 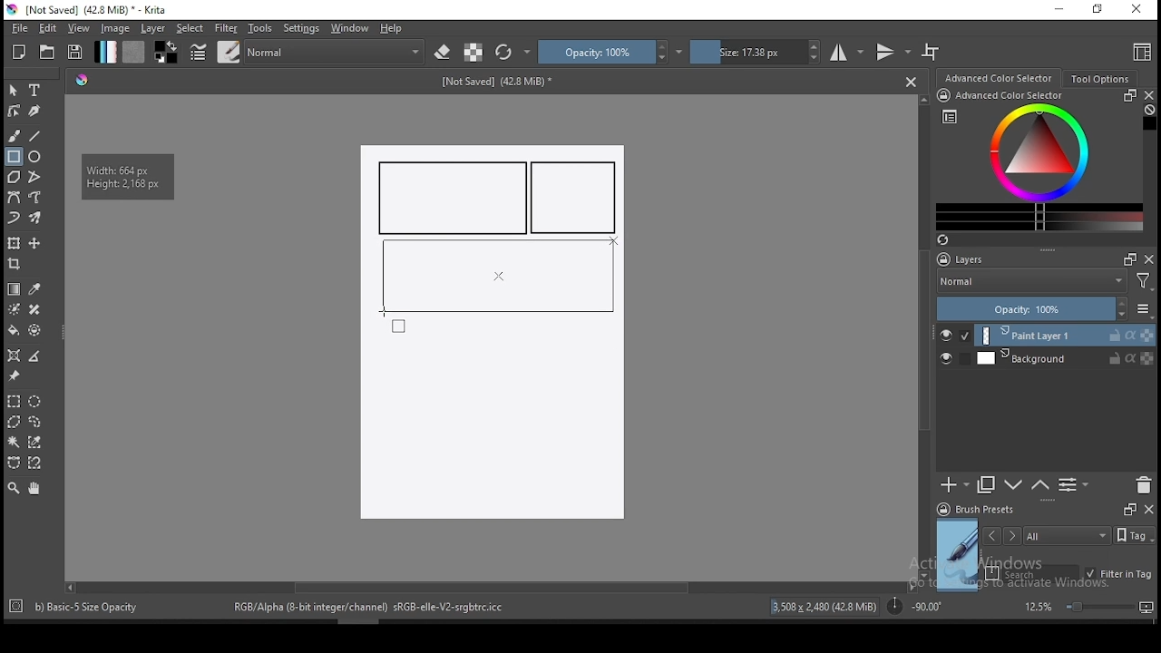 I want to click on layer, so click(x=154, y=28).